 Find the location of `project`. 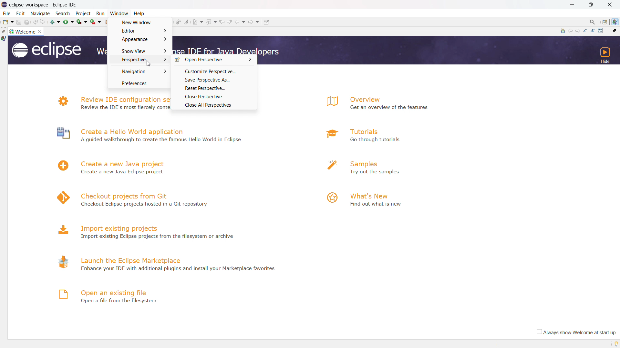

project is located at coordinates (83, 13).